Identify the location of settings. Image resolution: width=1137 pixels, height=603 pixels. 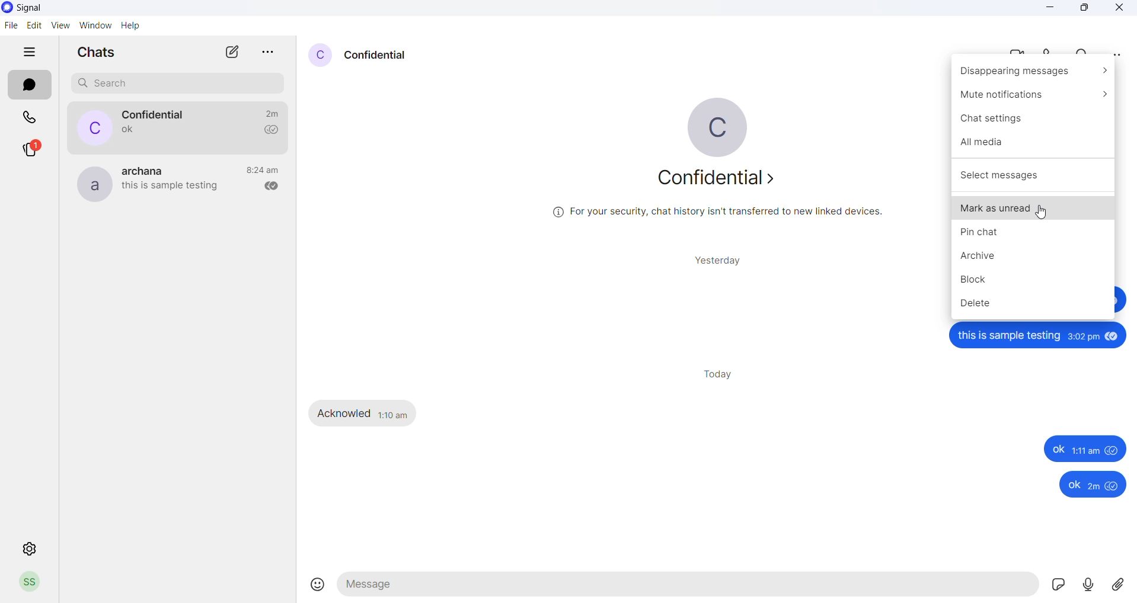
(29, 550).